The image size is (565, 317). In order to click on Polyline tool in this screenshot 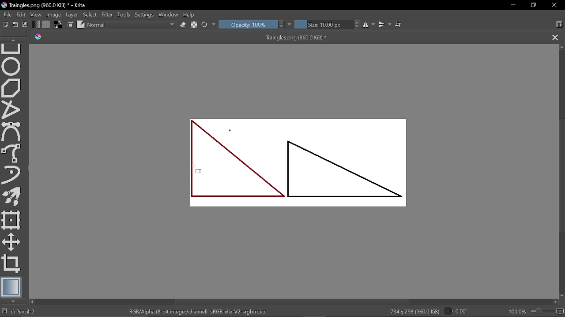, I will do `click(11, 111)`.